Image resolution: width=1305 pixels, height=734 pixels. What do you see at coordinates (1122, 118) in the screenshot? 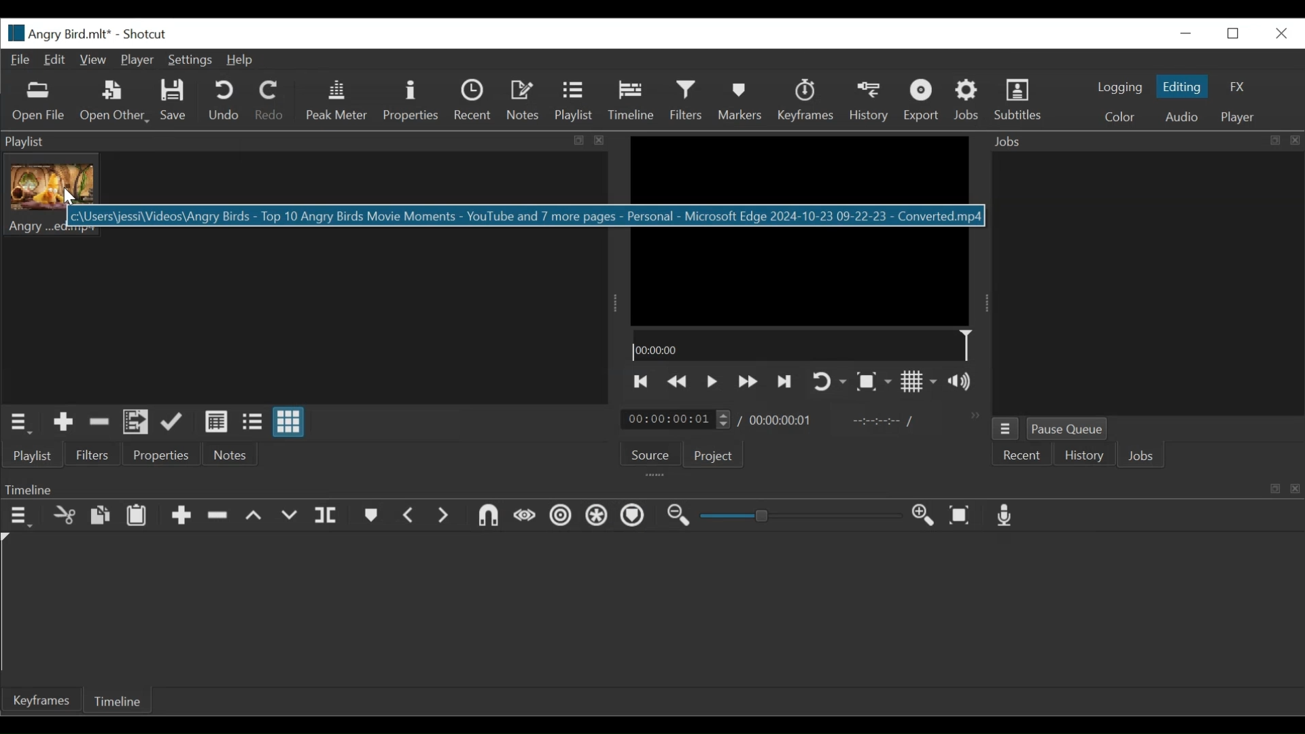
I see `Color` at bounding box center [1122, 118].